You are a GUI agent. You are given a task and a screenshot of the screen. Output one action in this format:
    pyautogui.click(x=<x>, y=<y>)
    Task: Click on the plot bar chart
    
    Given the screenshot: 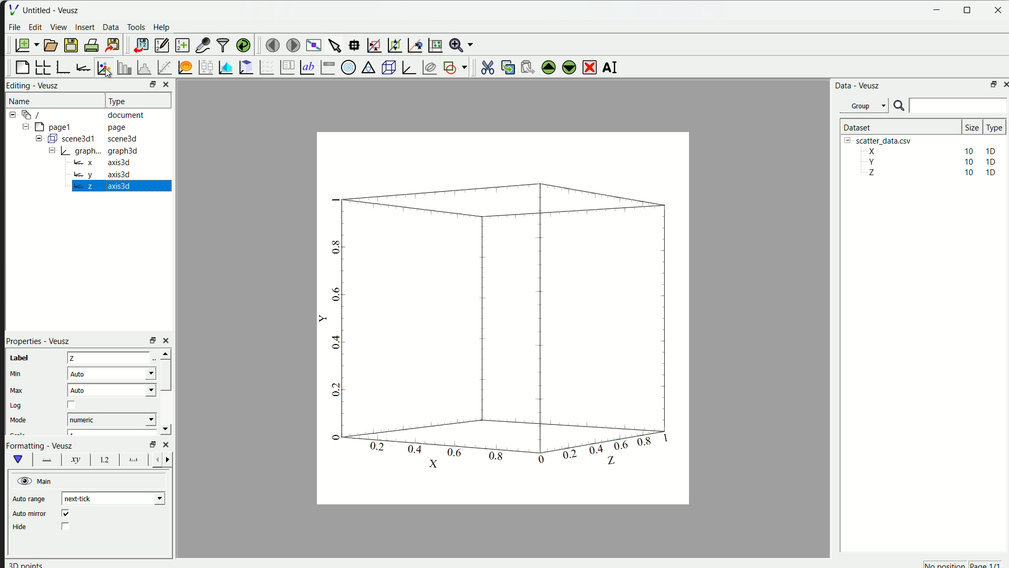 What is the action you would take?
    pyautogui.click(x=121, y=67)
    